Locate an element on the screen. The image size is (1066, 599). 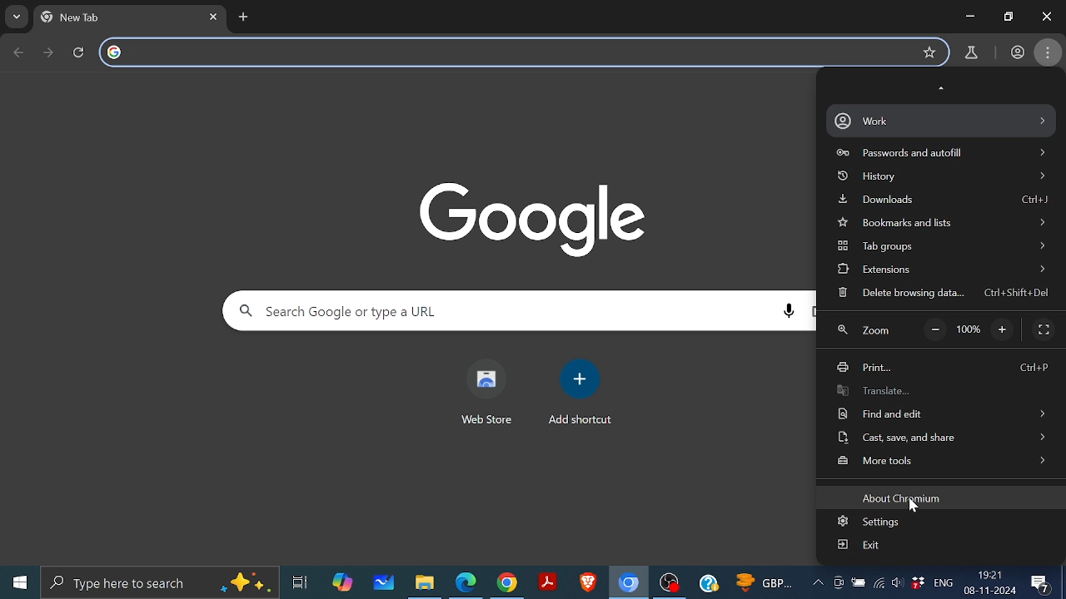
Speaker/Headphones is located at coordinates (897, 583).